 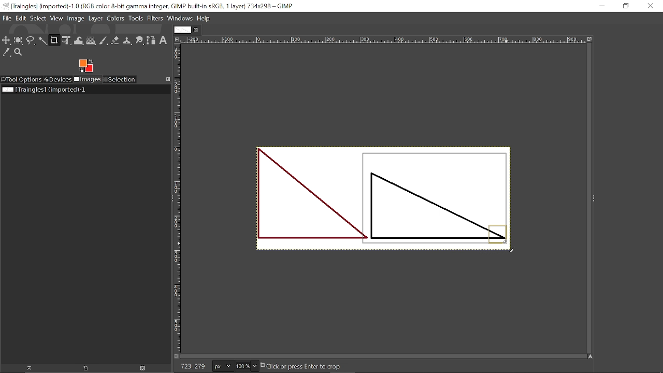 What do you see at coordinates (591, 356) in the screenshot?
I see `Navigate the image display` at bounding box center [591, 356].